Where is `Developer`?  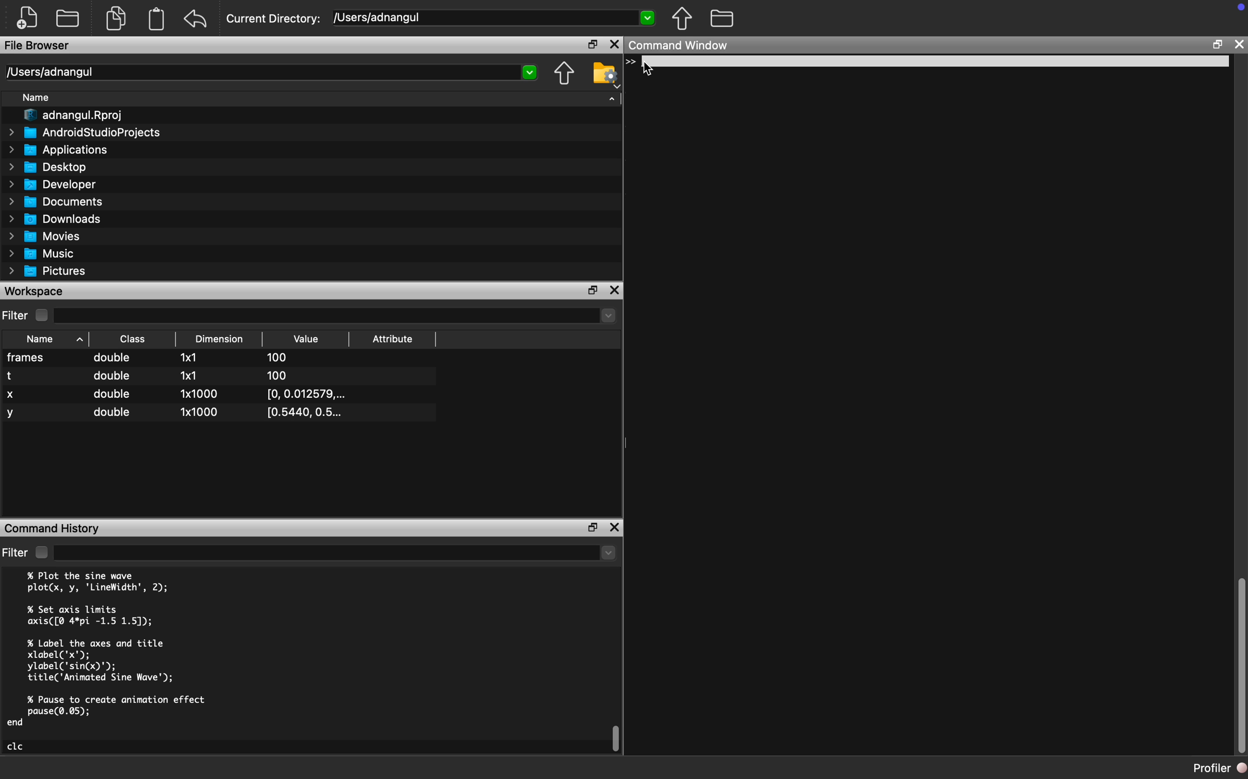
Developer is located at coordinates (54, 187).